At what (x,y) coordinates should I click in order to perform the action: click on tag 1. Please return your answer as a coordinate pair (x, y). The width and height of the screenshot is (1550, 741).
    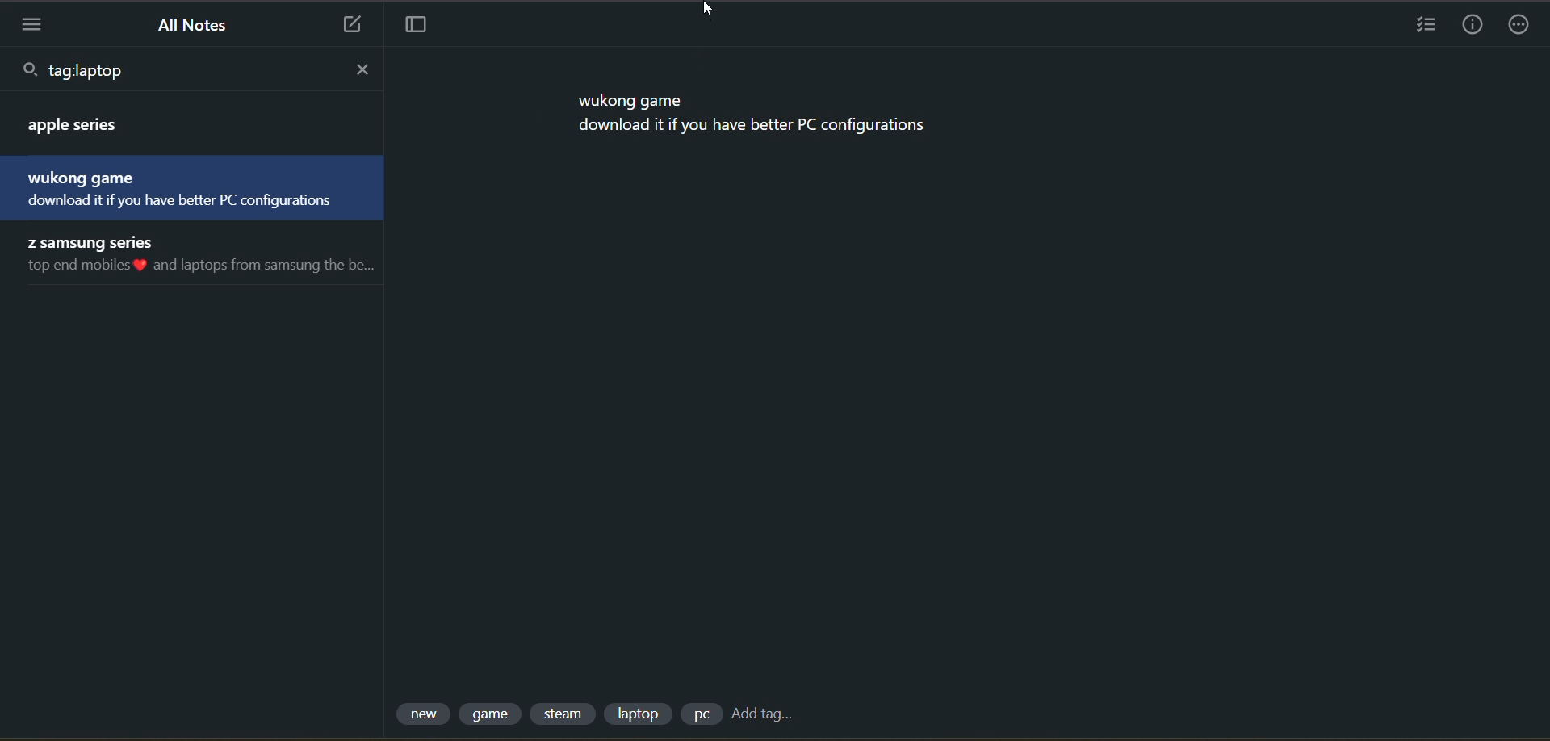
    Looking at the image, I should click on (421, 713).